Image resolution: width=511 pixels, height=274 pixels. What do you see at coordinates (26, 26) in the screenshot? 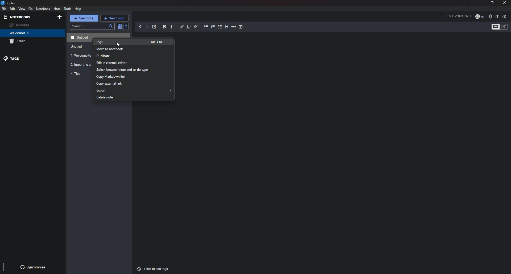
I see `all notes` at bounding box center [26, 26].